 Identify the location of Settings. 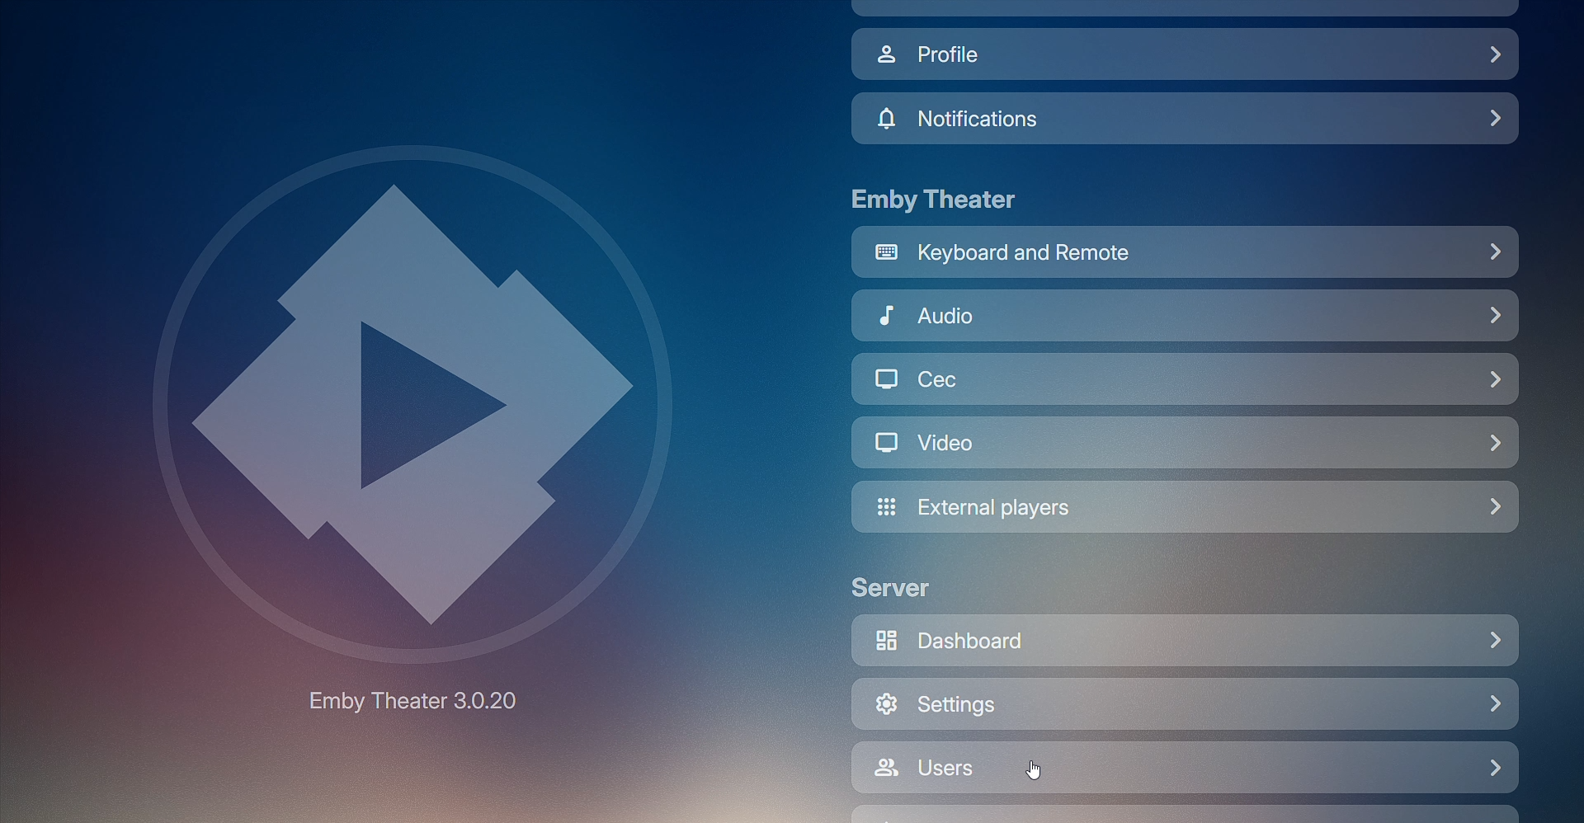
(1185, 705).